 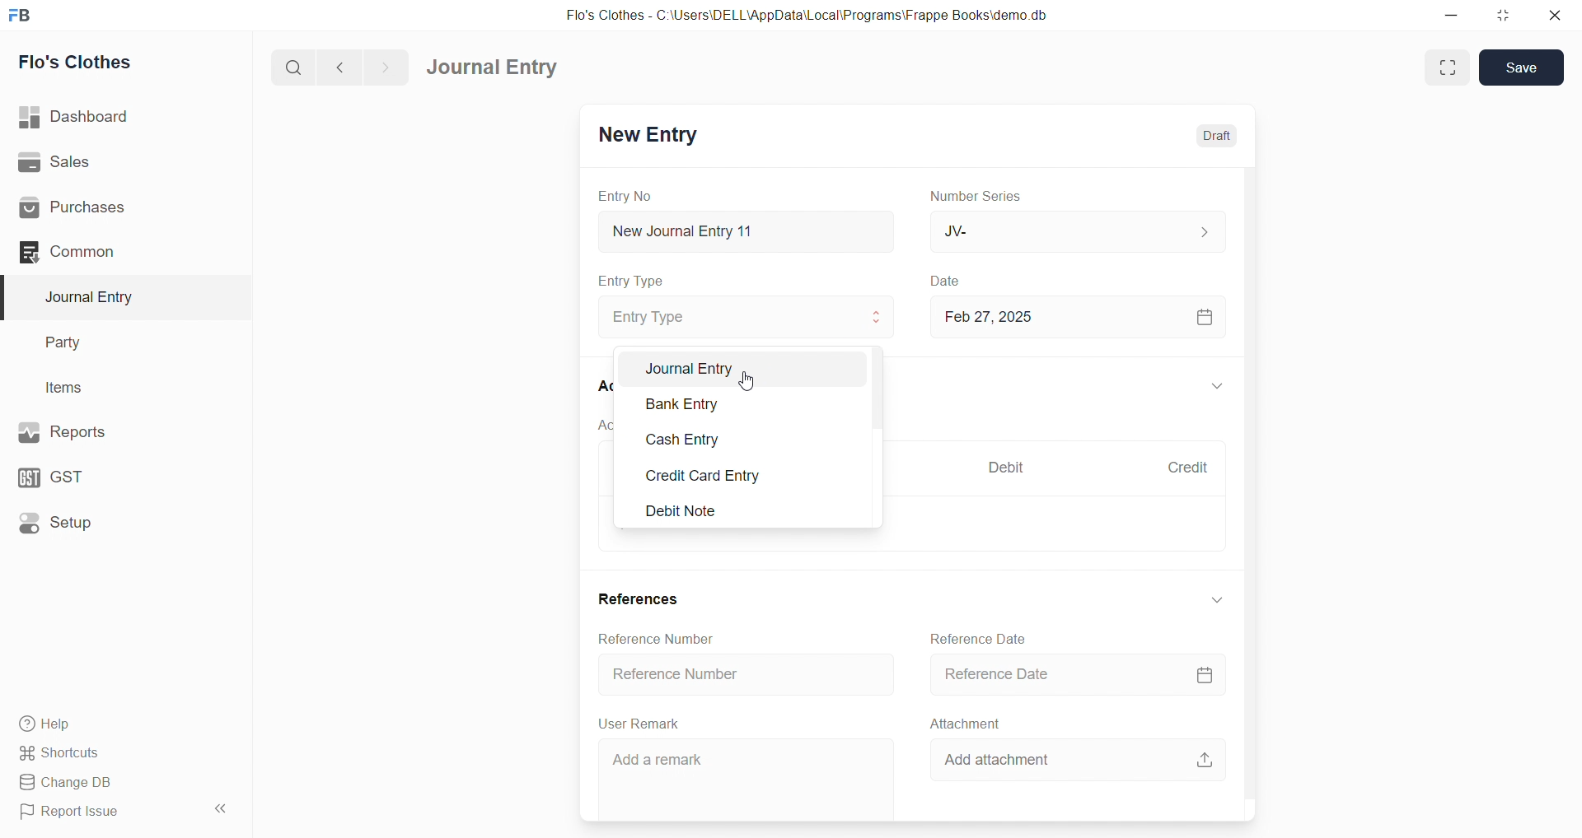 What do you see at coordinates (95, 525) in the screenshot?
I see `Setup` at bounding box center [95, 525].